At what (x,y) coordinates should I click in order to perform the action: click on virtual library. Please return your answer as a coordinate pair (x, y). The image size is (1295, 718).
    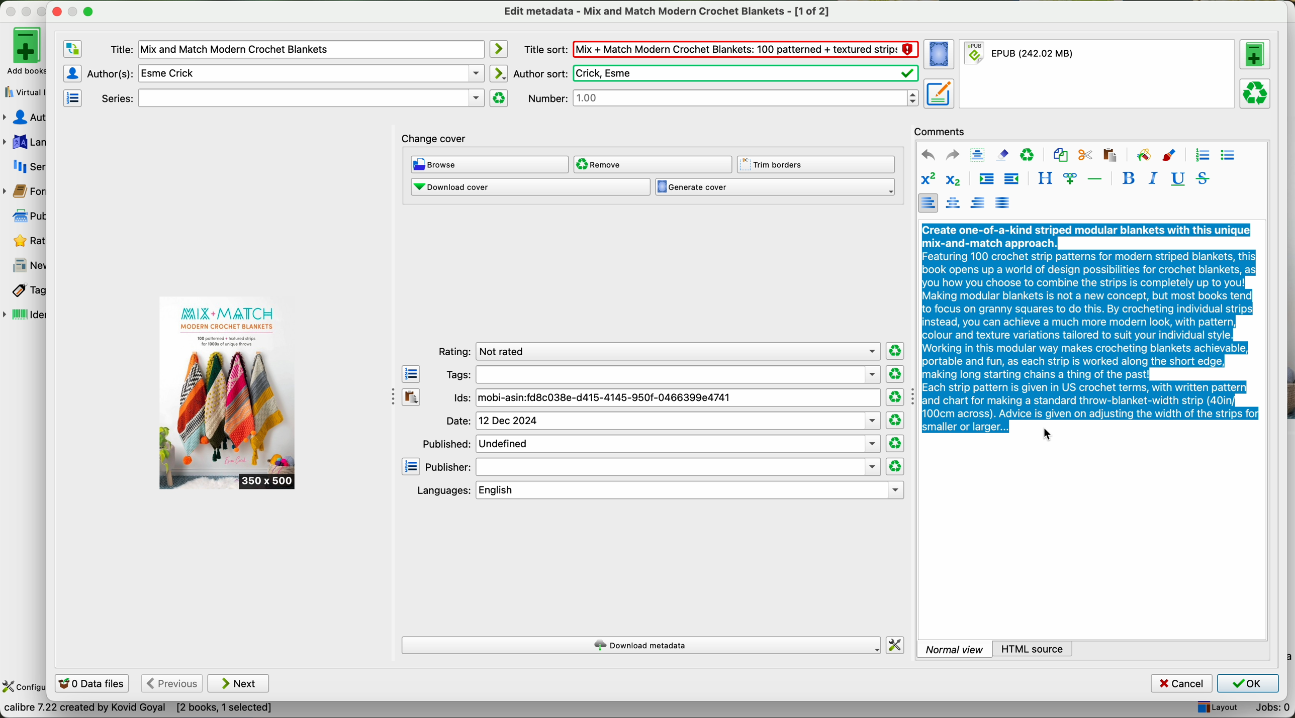
    Looking at the image, I should click on (23, 89).